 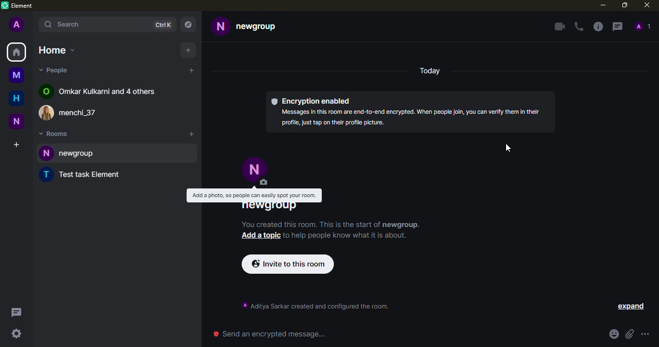 I want to click on Profile initials, so click(x=46, y=91).